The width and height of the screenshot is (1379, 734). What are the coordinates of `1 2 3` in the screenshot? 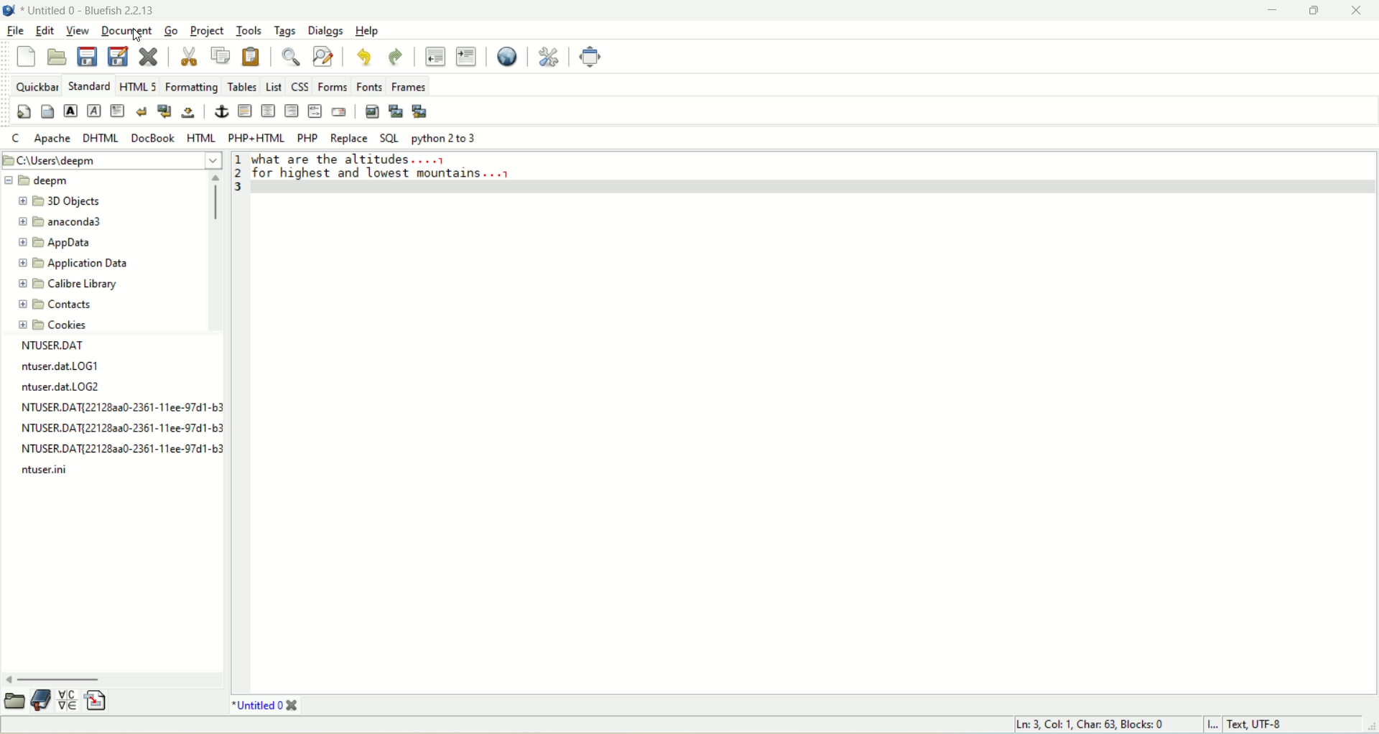 It's located at (241, 171).